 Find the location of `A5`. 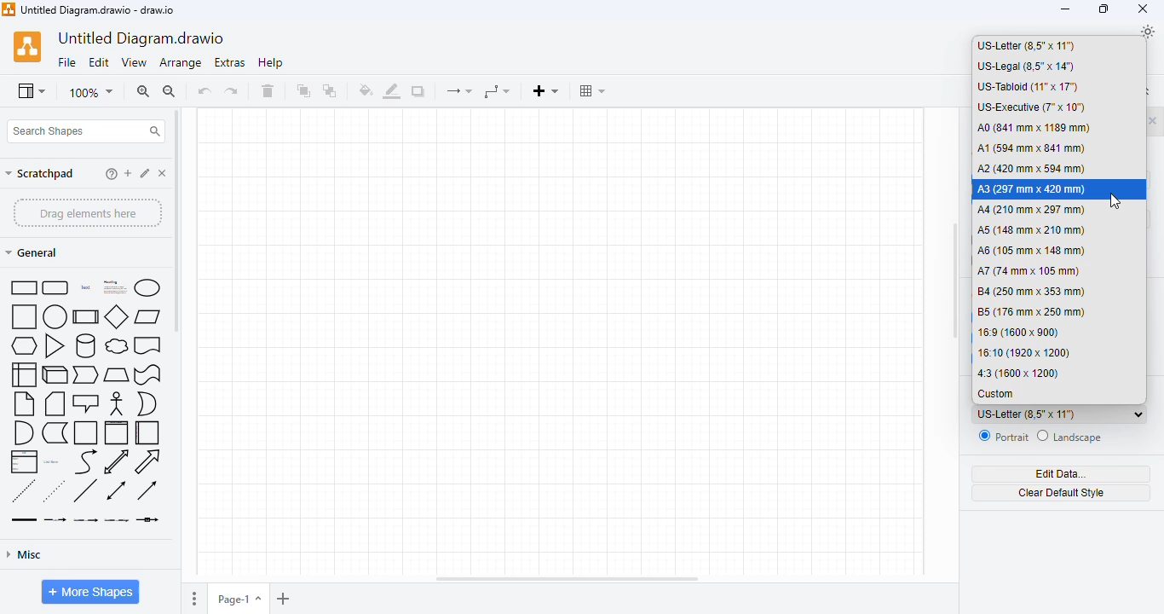

A5 is located at coordinates (1032, 231).